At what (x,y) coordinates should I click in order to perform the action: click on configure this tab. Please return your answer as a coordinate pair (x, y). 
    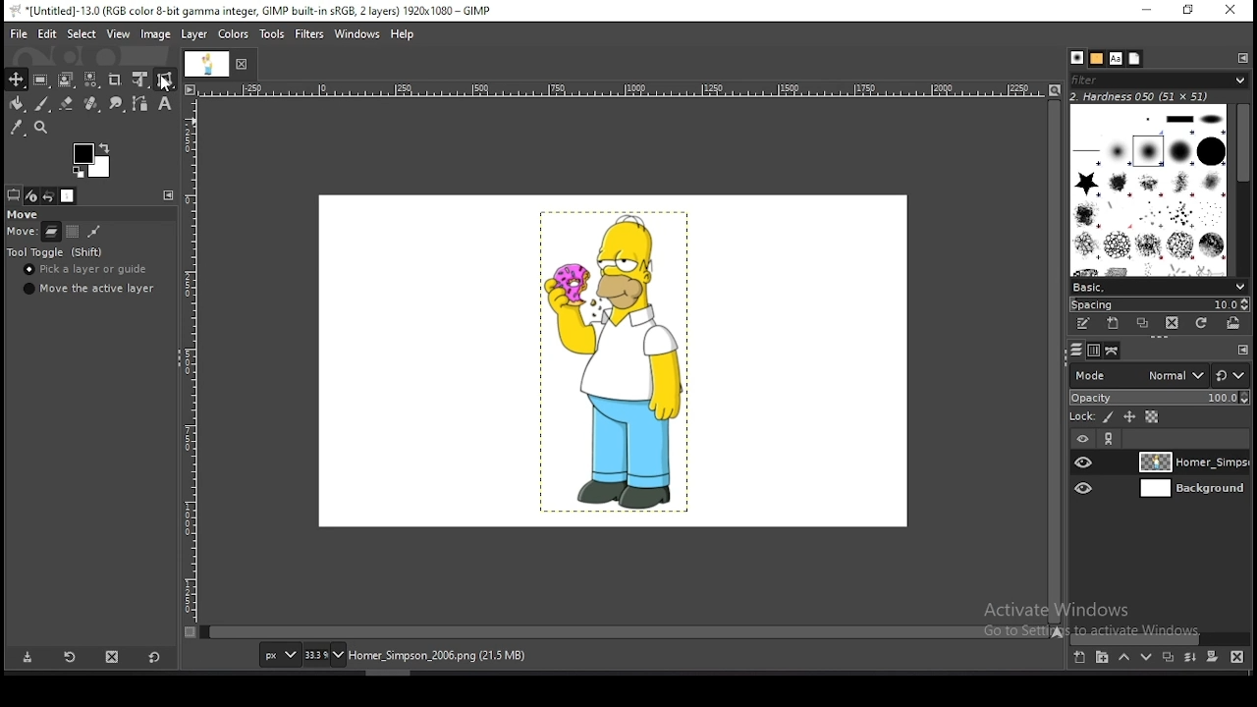
    Looking at the image, I should click on (170, 195).